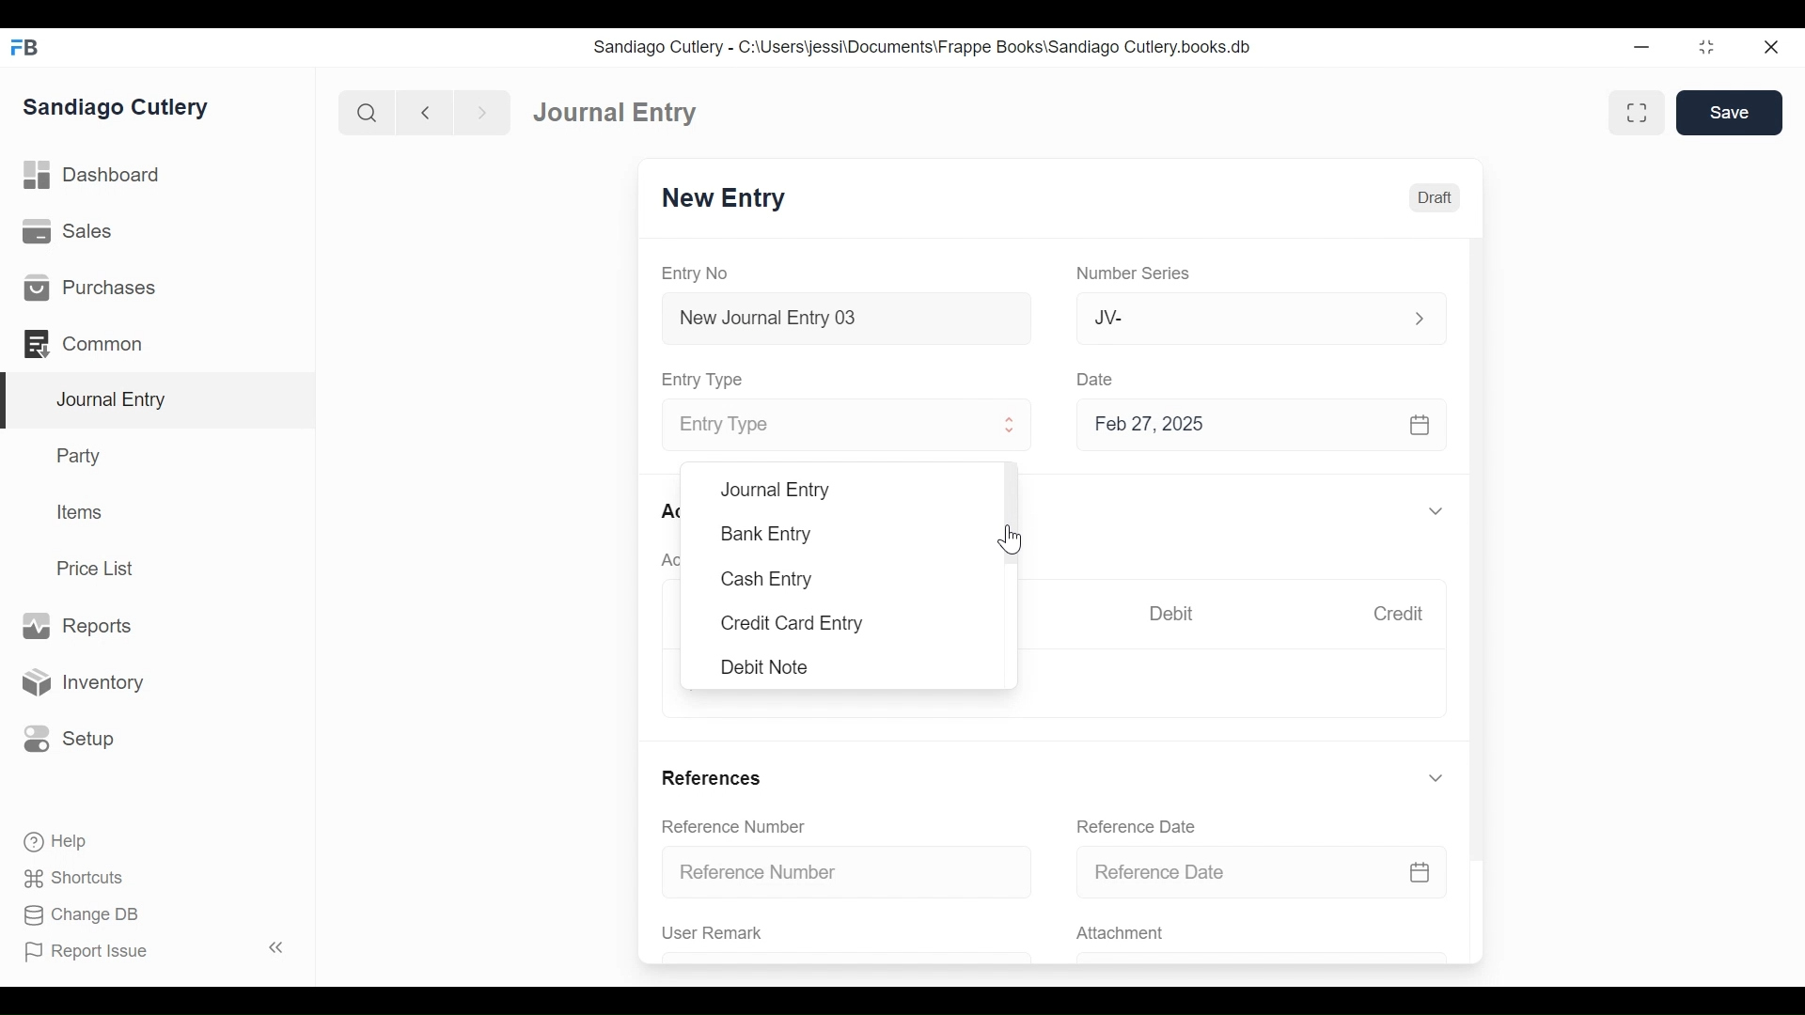  Describe the element at coordinates (24, 48) in the screenshot. I see `Frappe Books Desktop Icon` at that location.